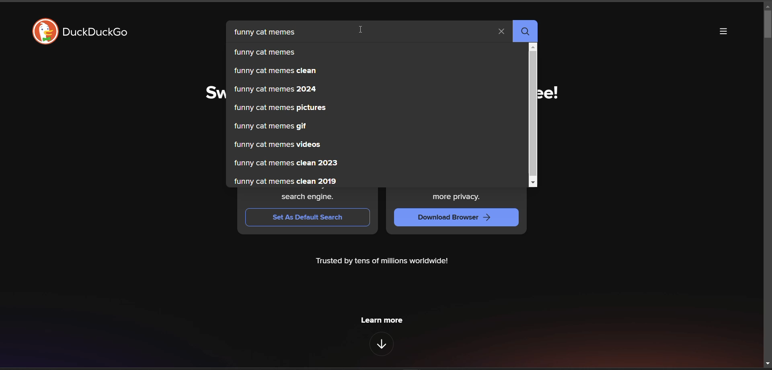  Describe the element at coordinates (284, 181) in the screenshot. I see `funny cat memes clean 2019` at that location.